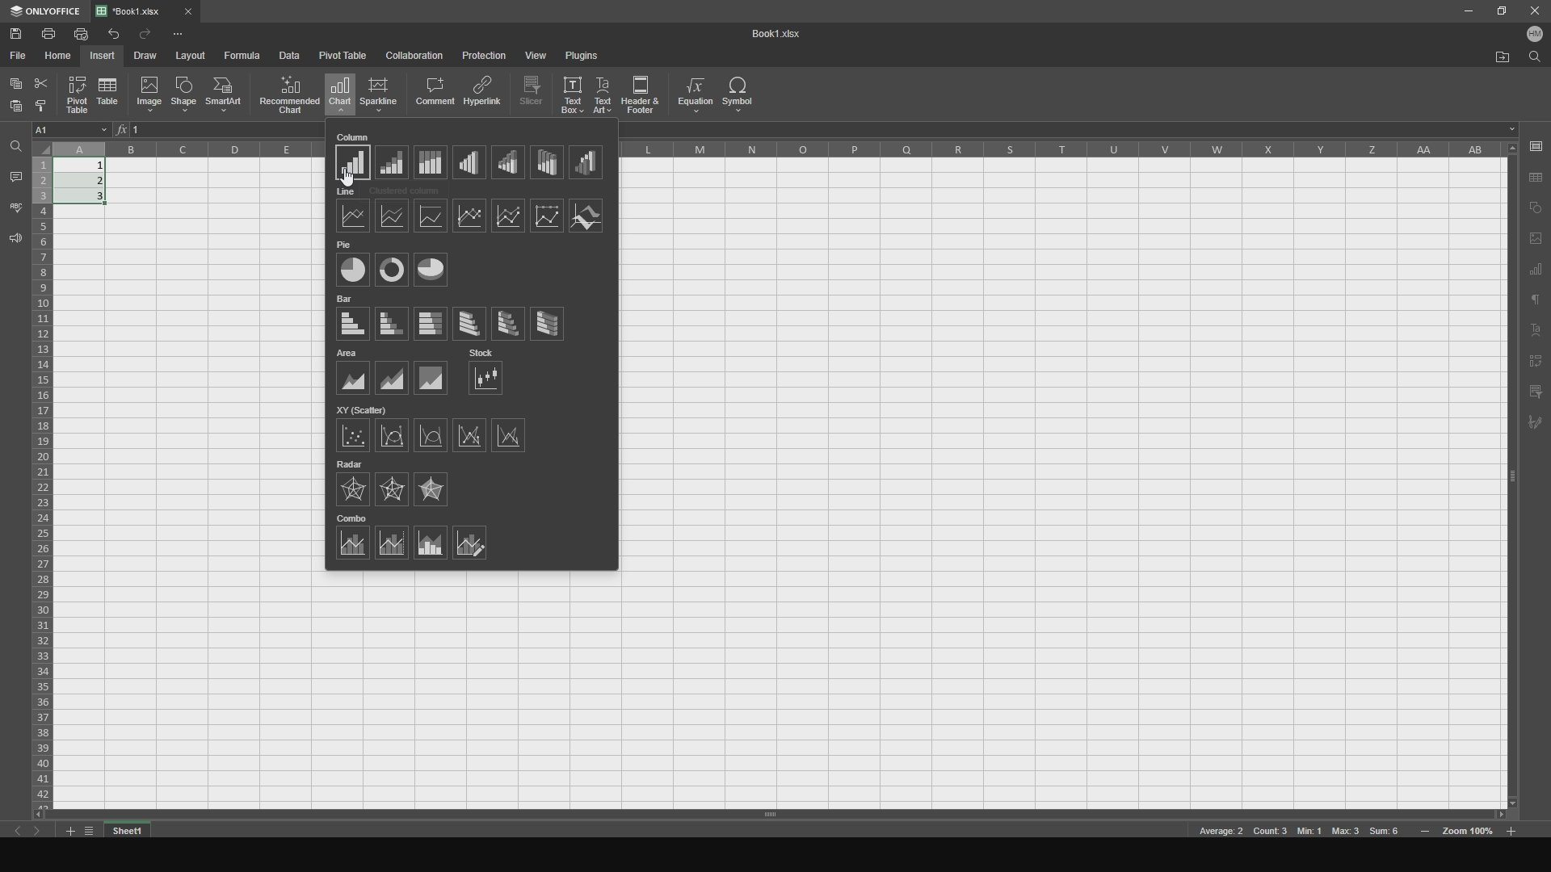  What do you see at coordinates (765, 814) in the screenshot?
I see `horizontal slider` at bounding box center [765, 814].